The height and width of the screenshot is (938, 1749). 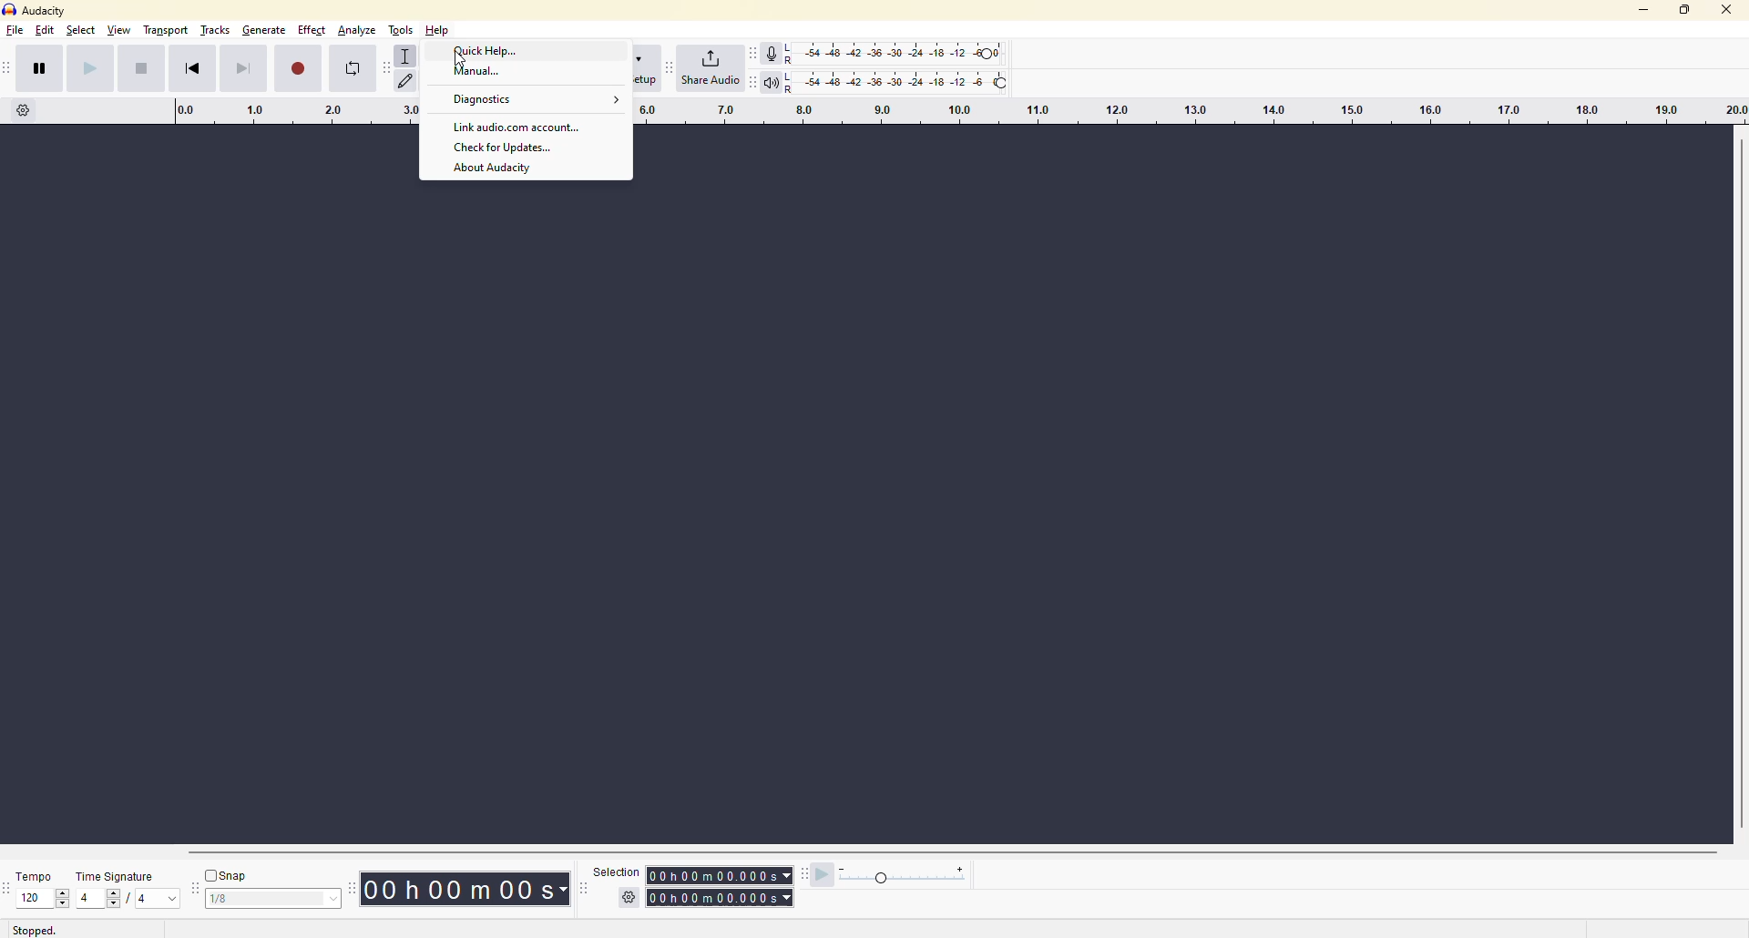 I want to click on play, so click(x=90, y=67).